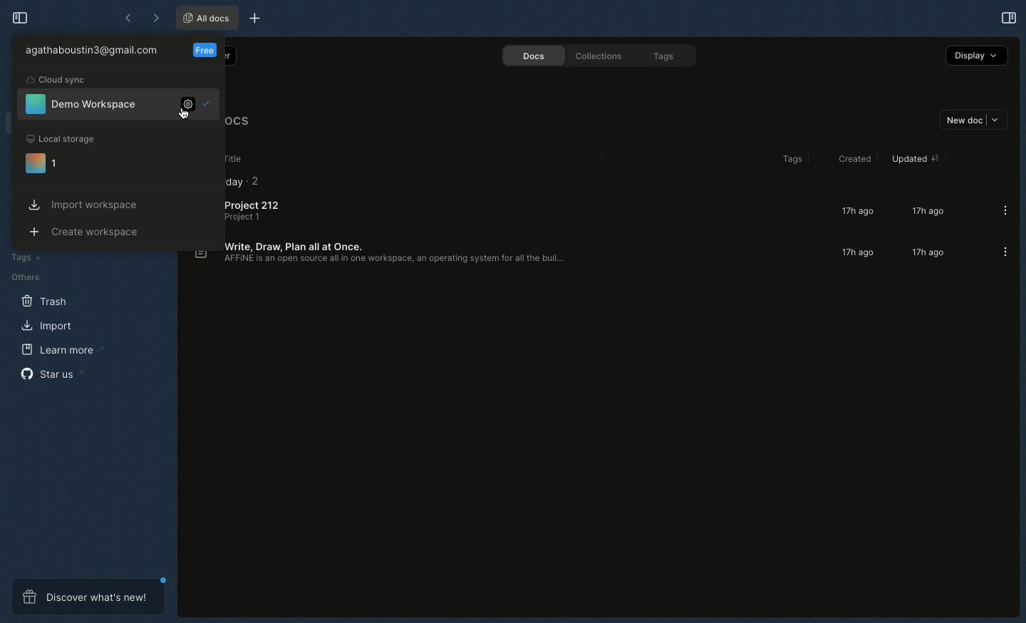 The image size is (1026, 623). I want to click on Forward, so click(154, 17).